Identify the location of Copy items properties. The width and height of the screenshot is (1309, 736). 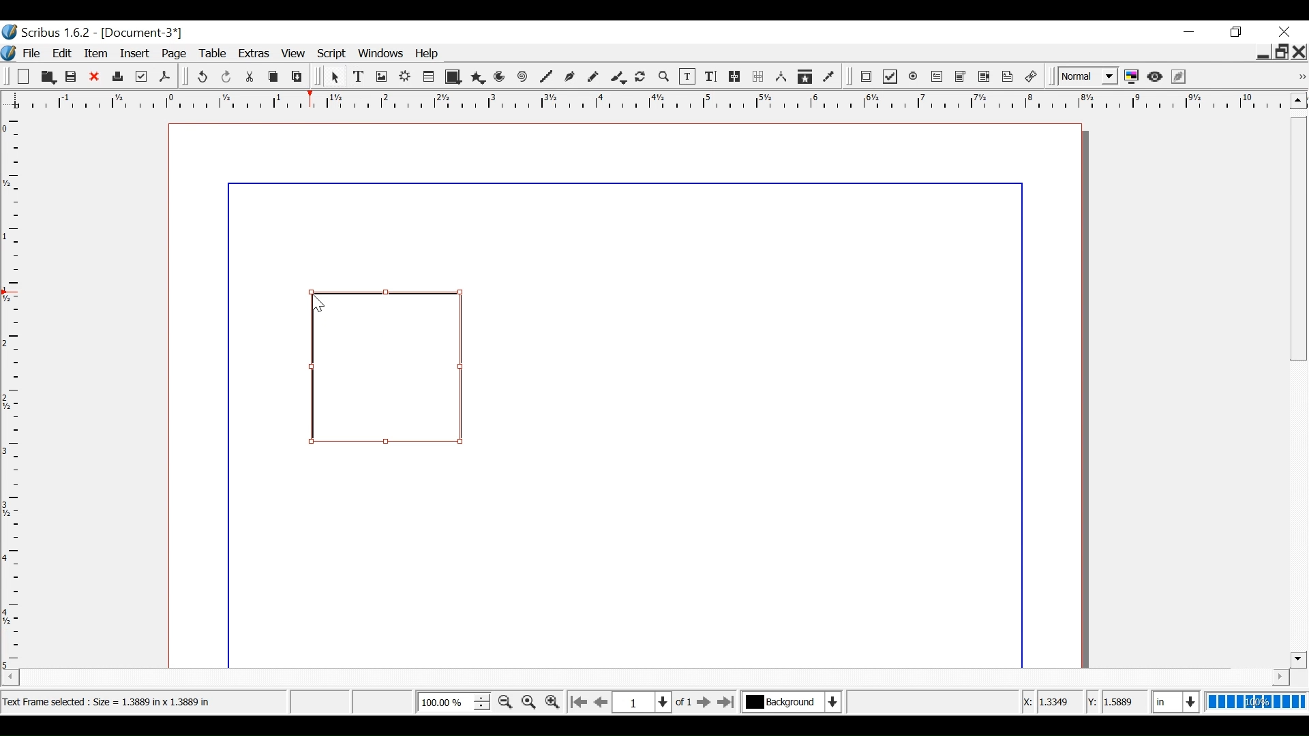
(804, 77).